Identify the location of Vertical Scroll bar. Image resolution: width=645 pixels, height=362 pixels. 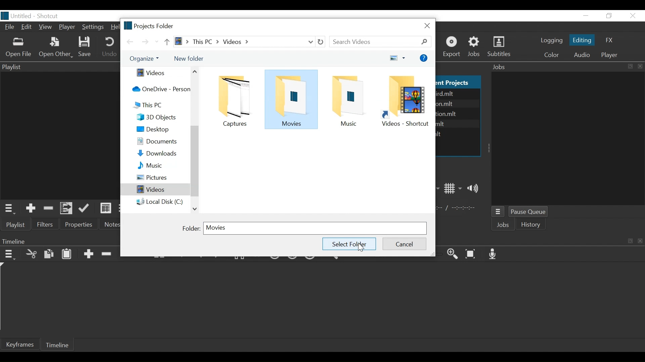
(195, 162).